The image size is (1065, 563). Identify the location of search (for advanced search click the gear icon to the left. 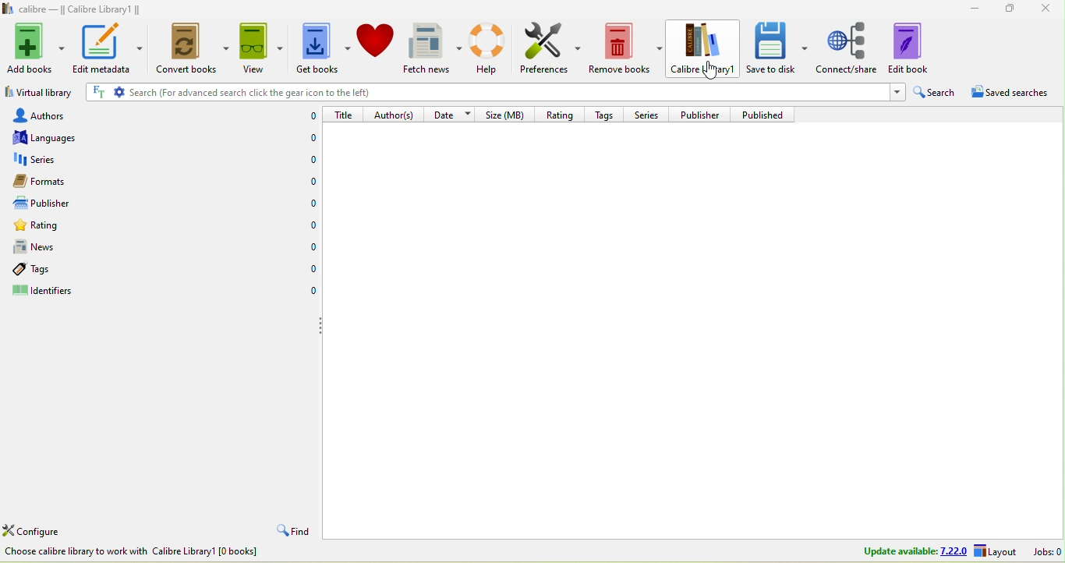
(492, 94).